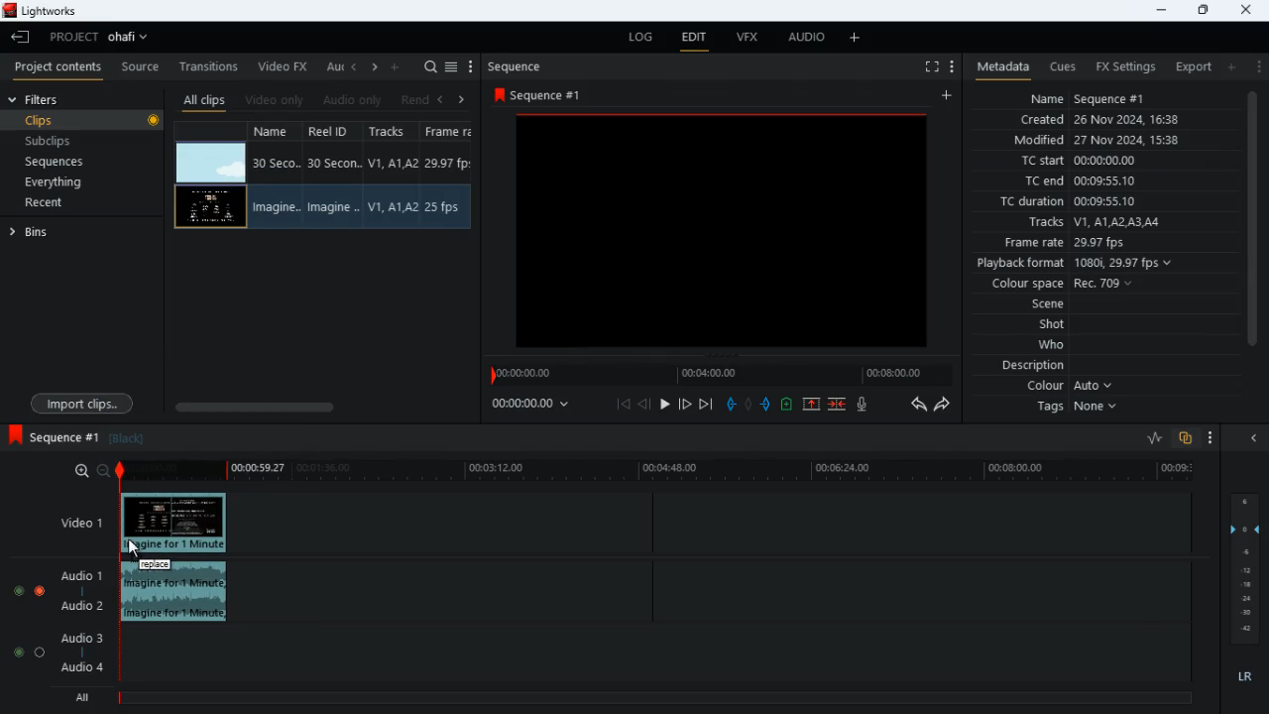 This screenshot has height=714, width=1269. I want to click on mic, so click(866, 406).